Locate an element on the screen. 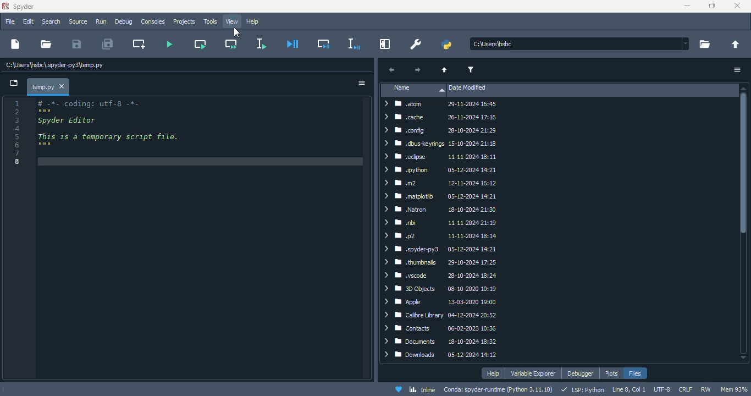 The height and width of the screenshot is (396, 751). debug selection or current line is located at coordinates (354, 43).